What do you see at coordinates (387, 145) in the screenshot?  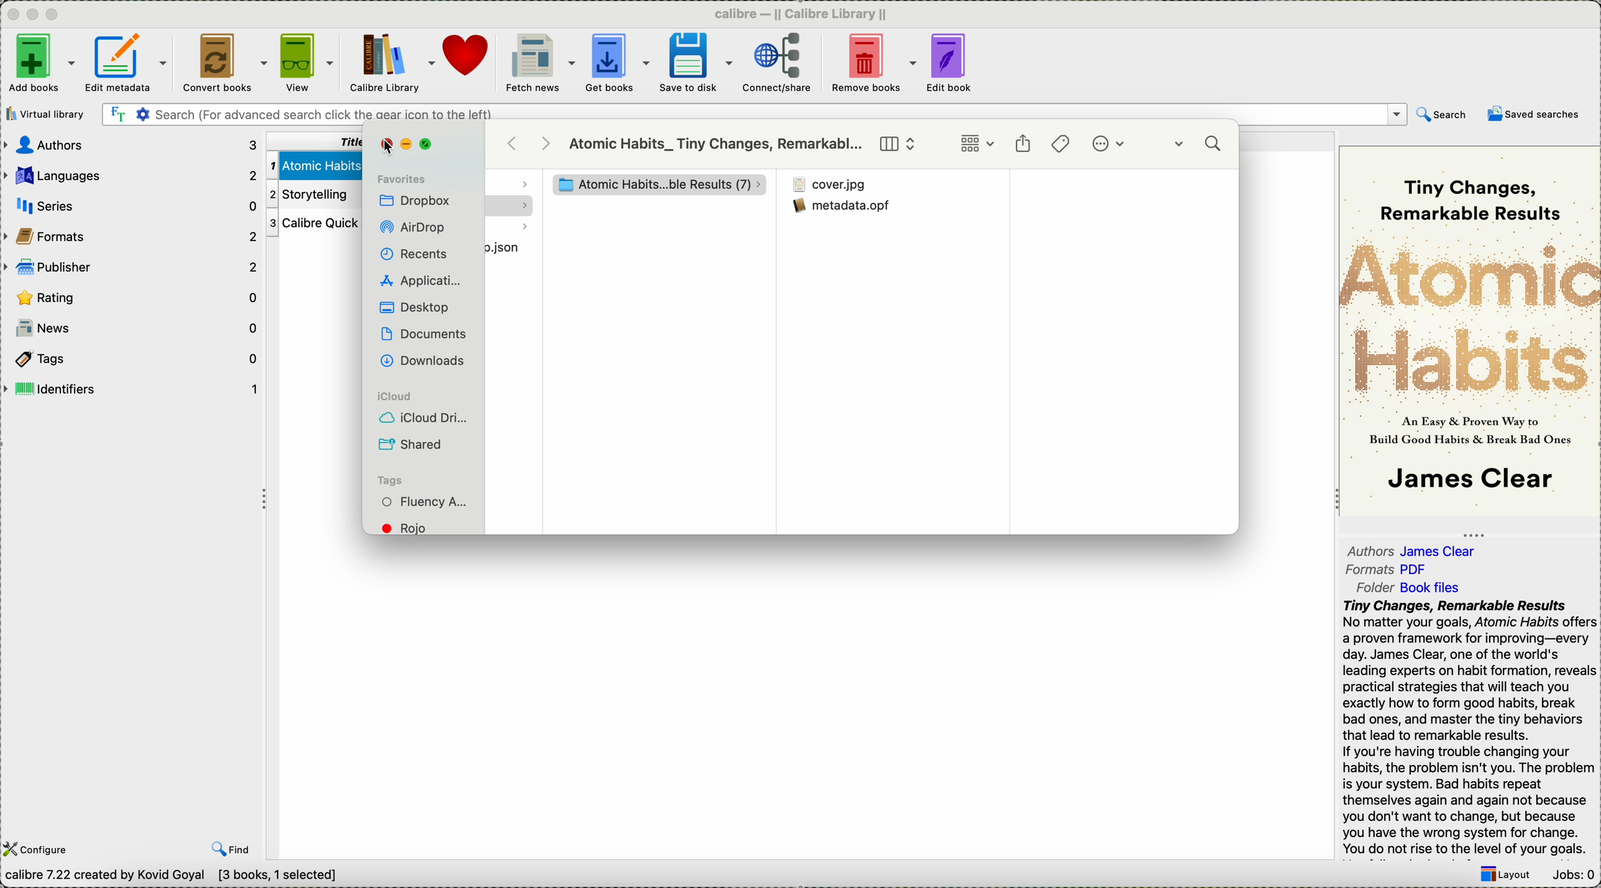 I see `click on close window` at bounding box center [387, 145].